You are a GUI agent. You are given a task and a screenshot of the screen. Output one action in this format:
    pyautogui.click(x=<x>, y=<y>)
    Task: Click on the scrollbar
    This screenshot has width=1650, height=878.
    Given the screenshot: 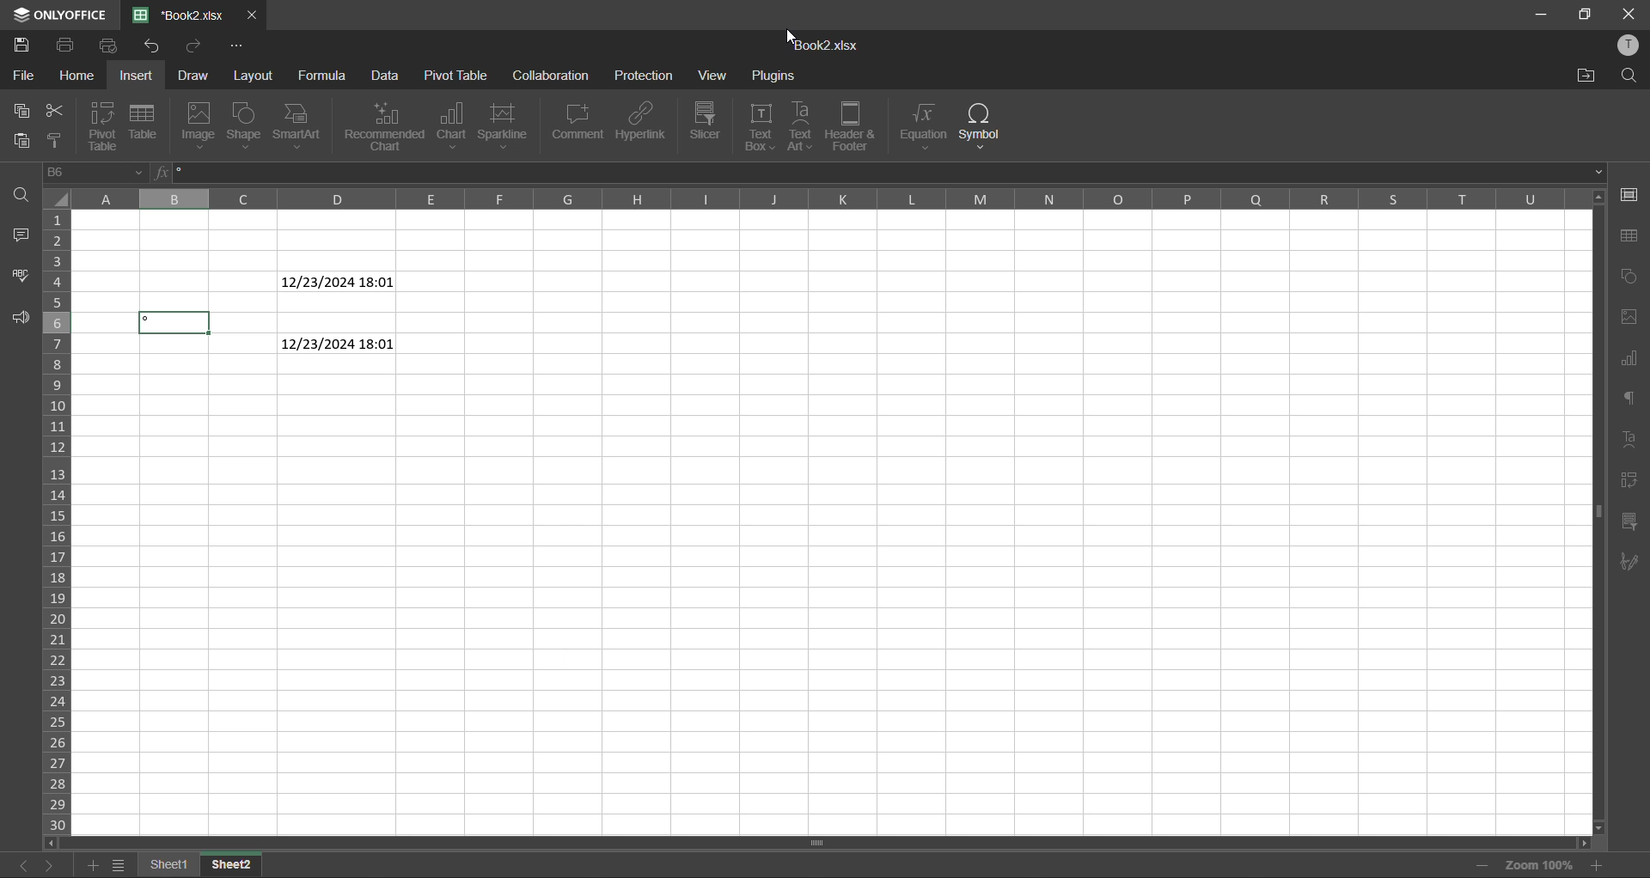 What is the action you would take?
    pyautogui.click(x=1598, y=511)
    